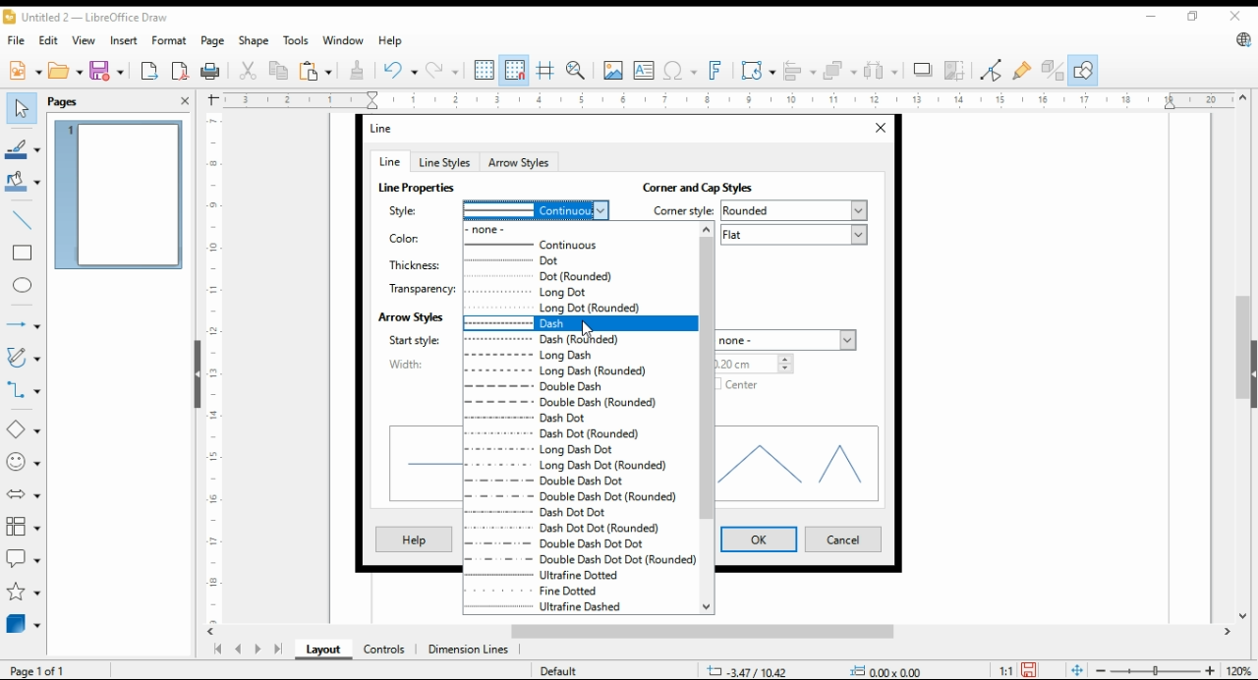 Image resolution: width=1258 pixels, height=680 pixels. Describe the element at coordinates (757, 70) in the screenshot. I see `transformations` at that location.